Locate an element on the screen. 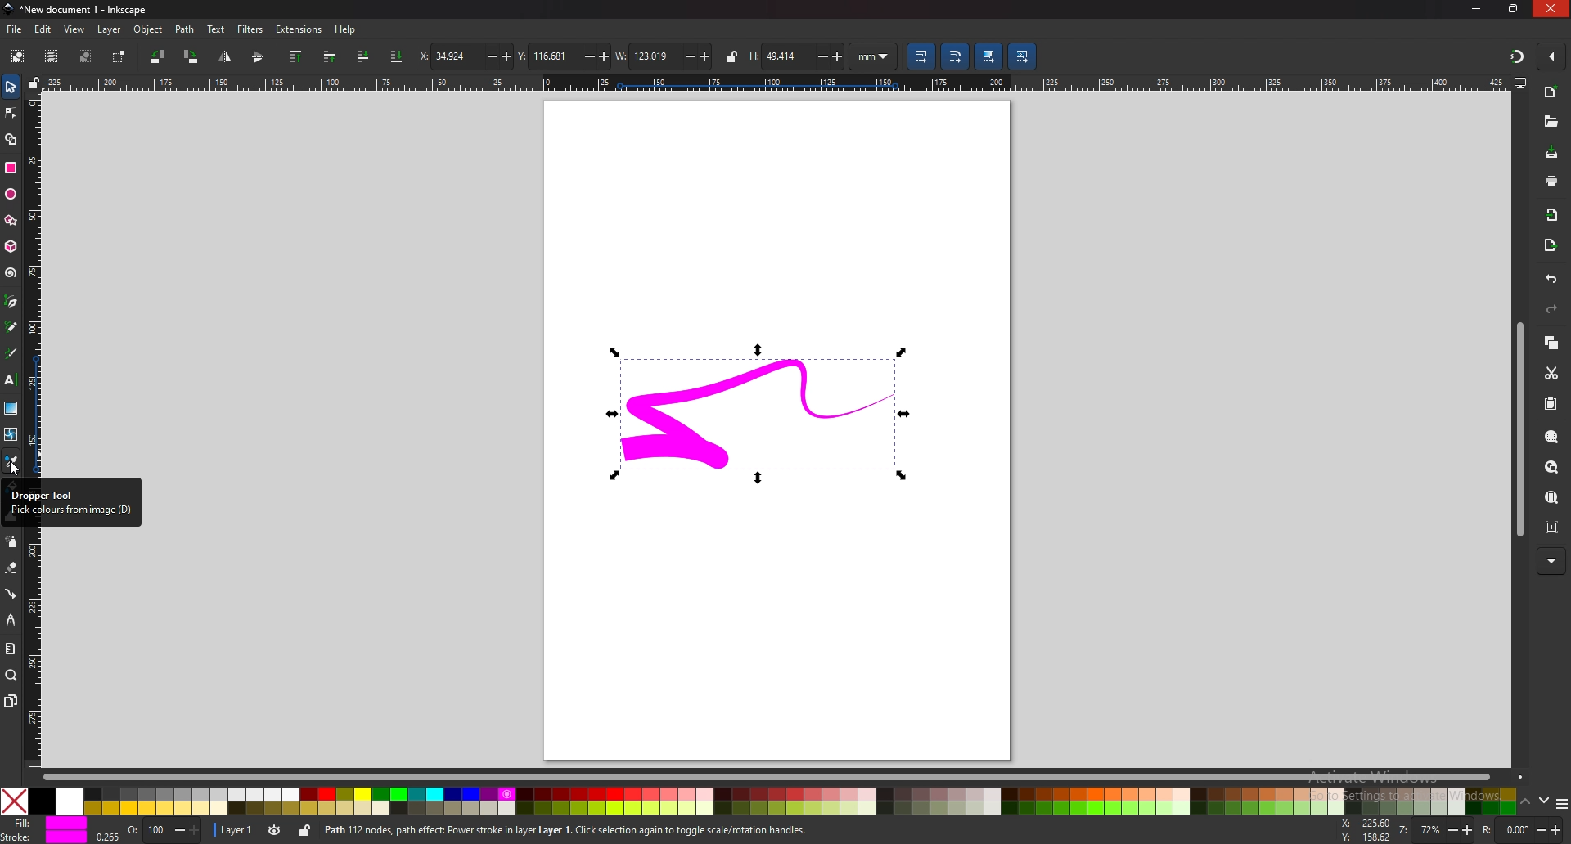  cursor is located at coordinates (18, 469).